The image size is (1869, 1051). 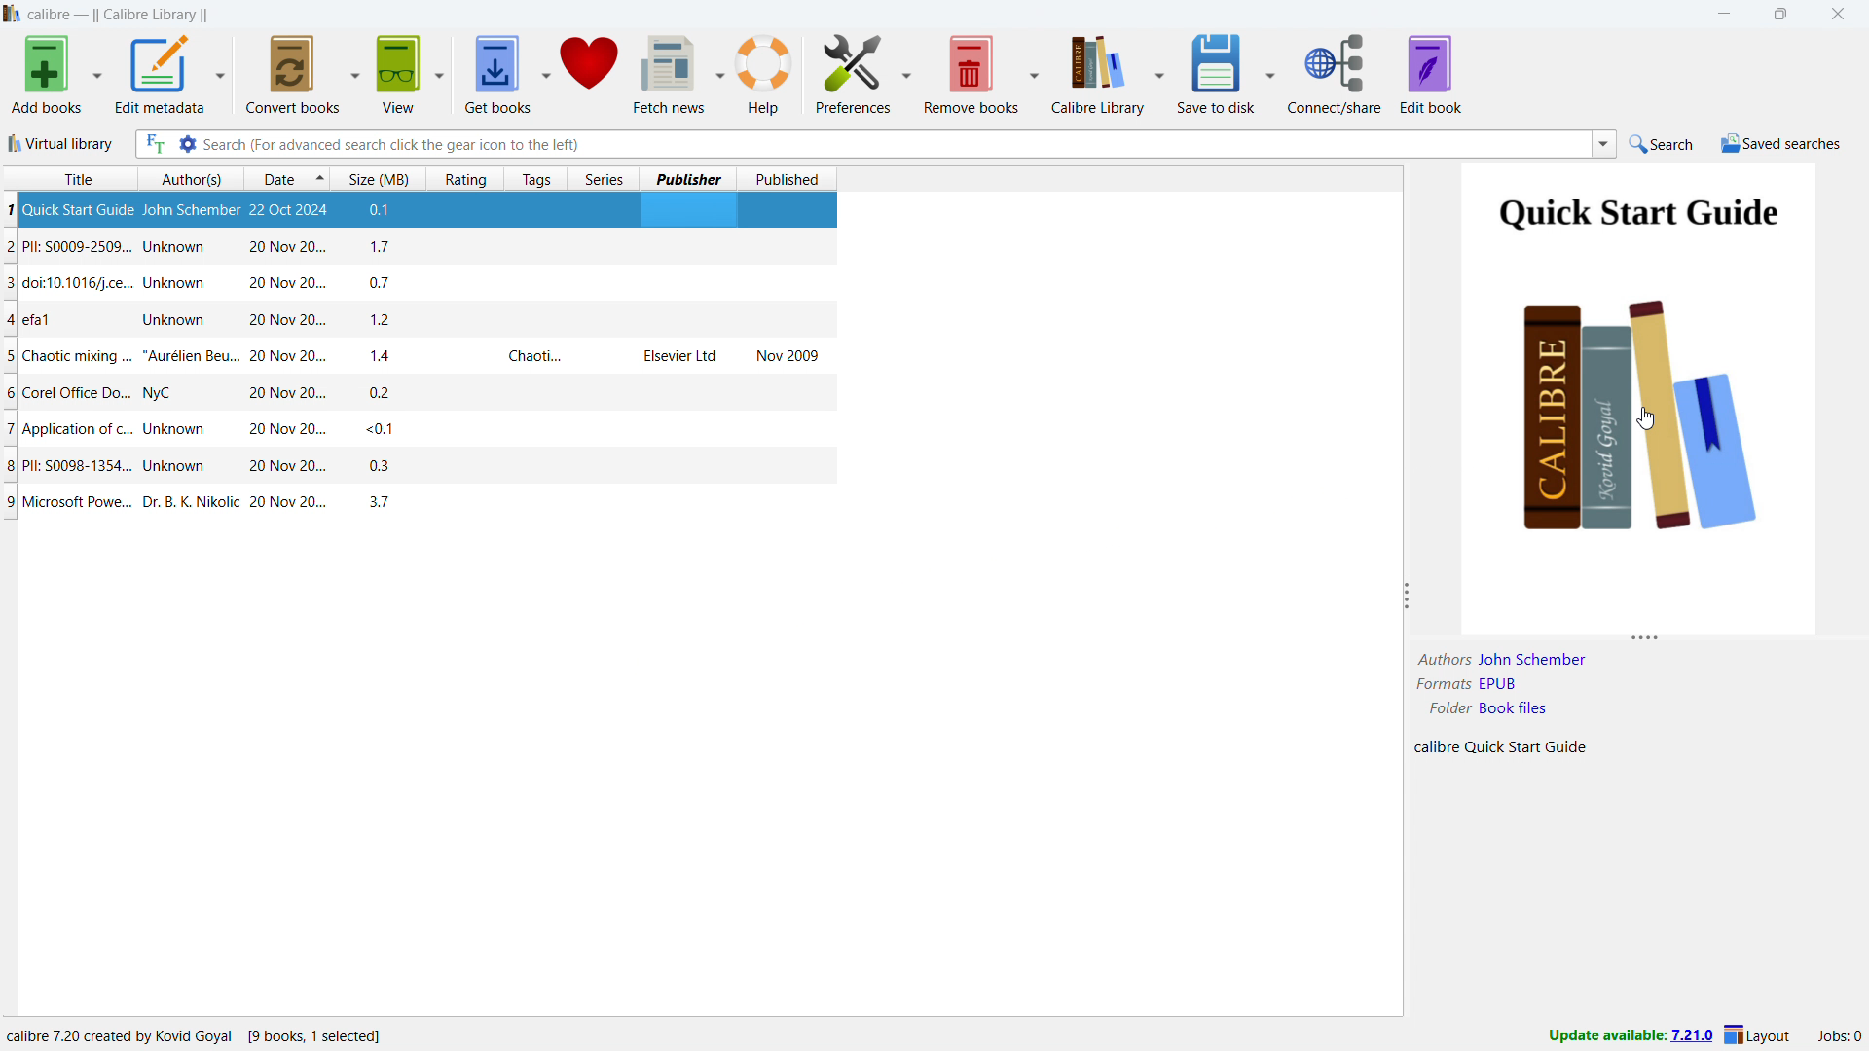 What do you see at coordinates (291, 73) in the screenshot?
I see `convert books` at bounding box center [291, 73].